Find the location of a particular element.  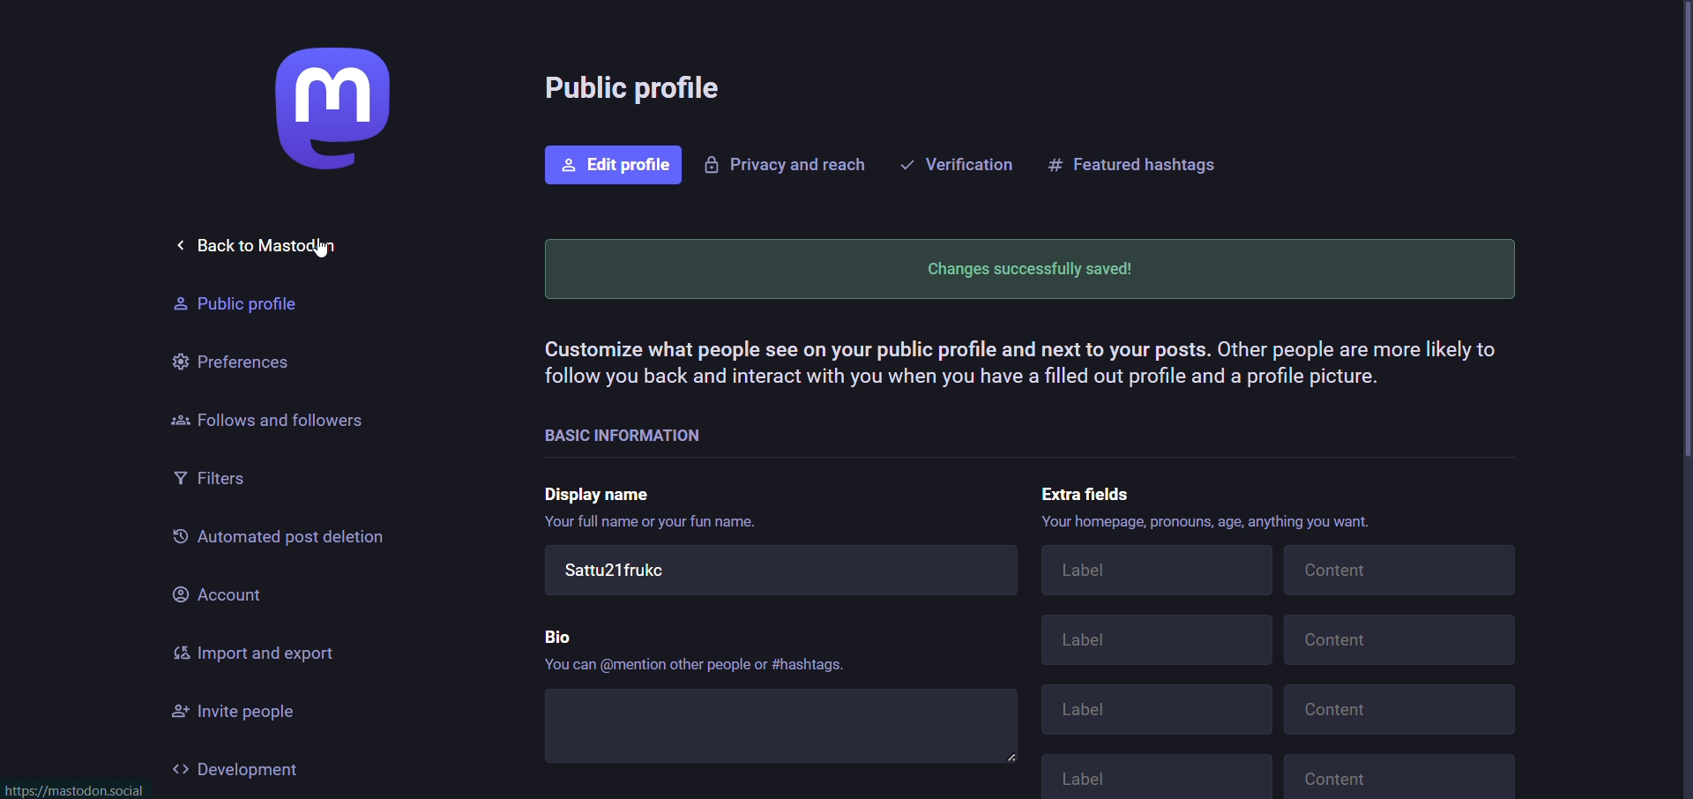

development is located at coordinates (240, 769).